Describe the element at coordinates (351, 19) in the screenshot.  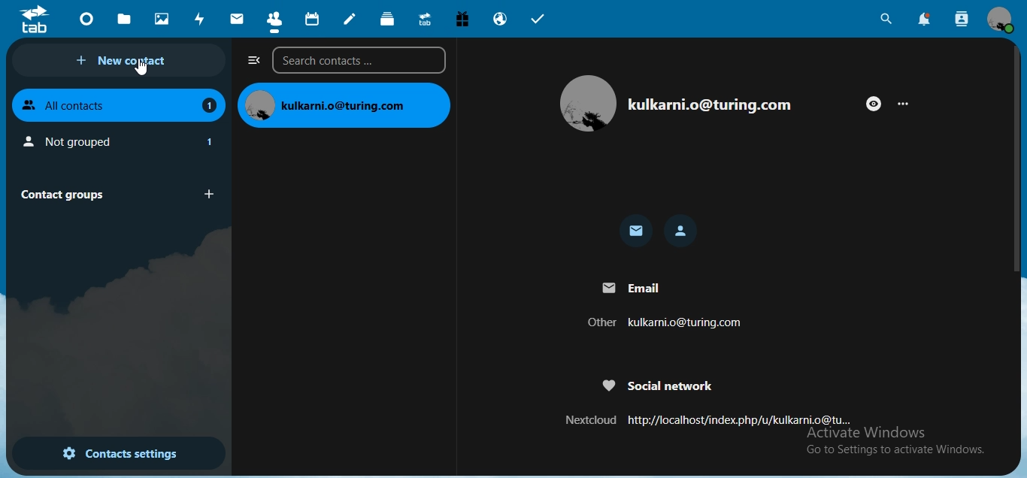
I see `notes` at that location.